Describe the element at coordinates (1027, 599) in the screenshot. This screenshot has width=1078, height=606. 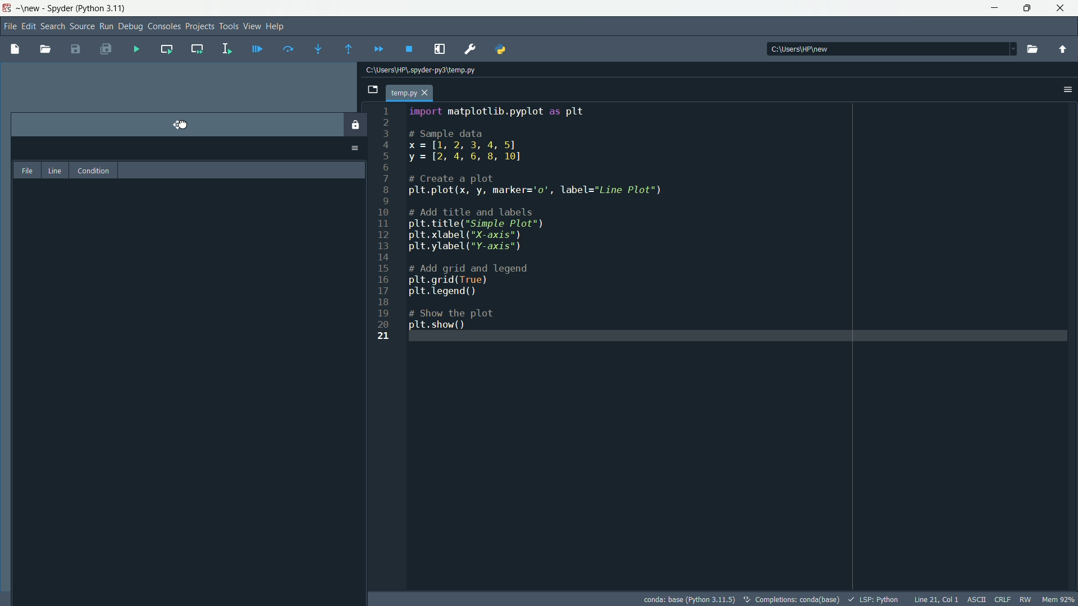
I see `RW` at that location.